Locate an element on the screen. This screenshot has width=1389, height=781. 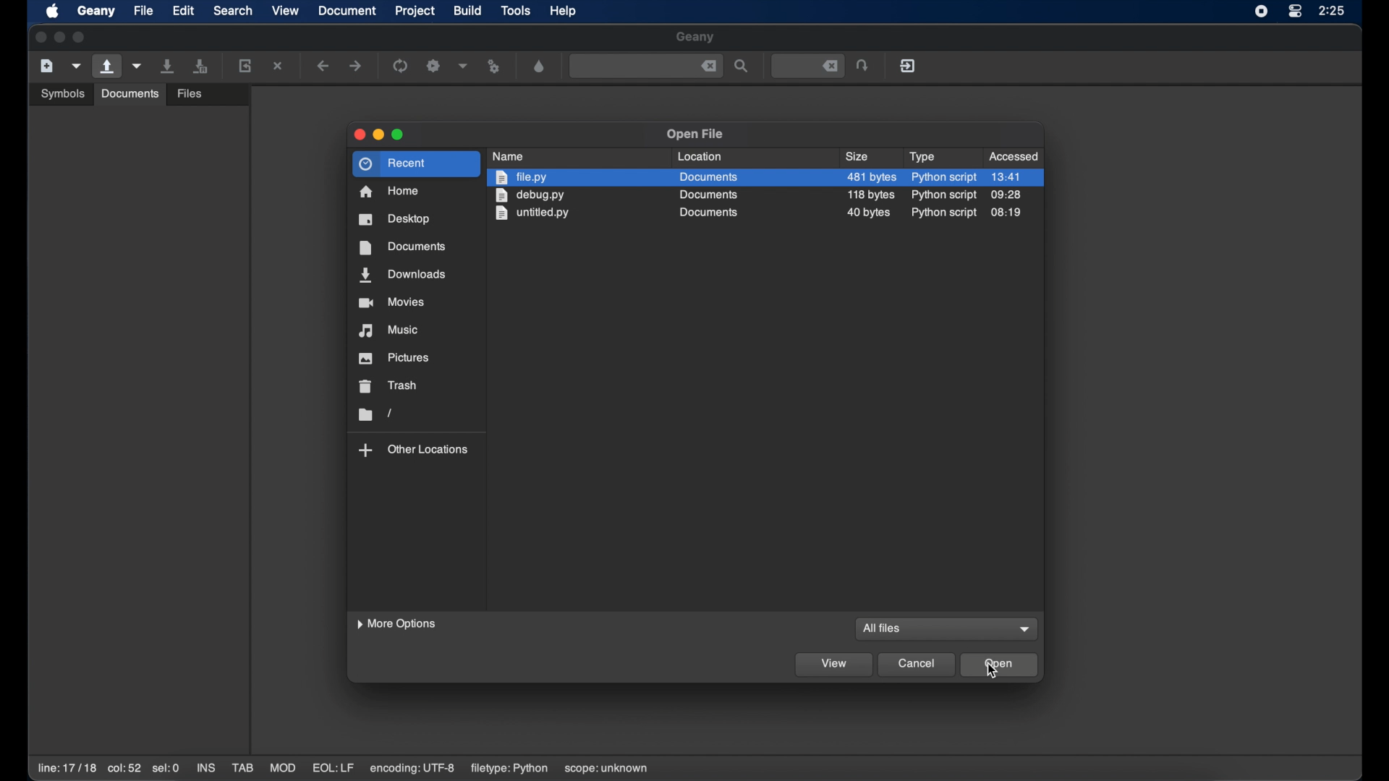
all files is located at coordinates (882, 629).